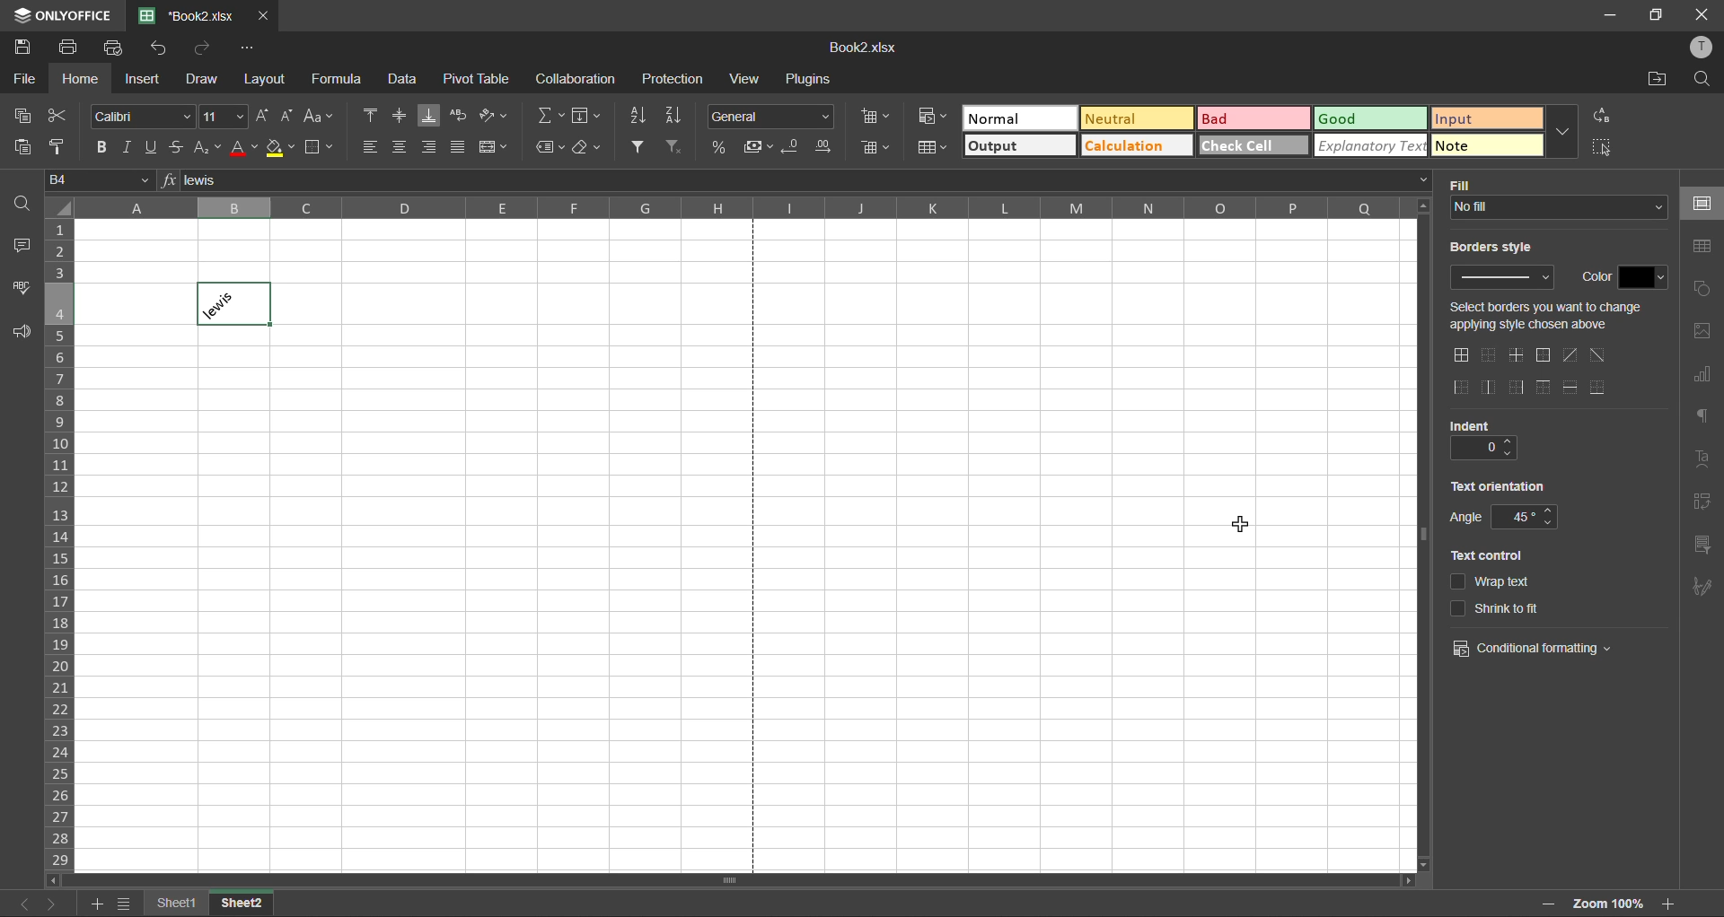  I want to click on pivot table, so click(1707, 505).